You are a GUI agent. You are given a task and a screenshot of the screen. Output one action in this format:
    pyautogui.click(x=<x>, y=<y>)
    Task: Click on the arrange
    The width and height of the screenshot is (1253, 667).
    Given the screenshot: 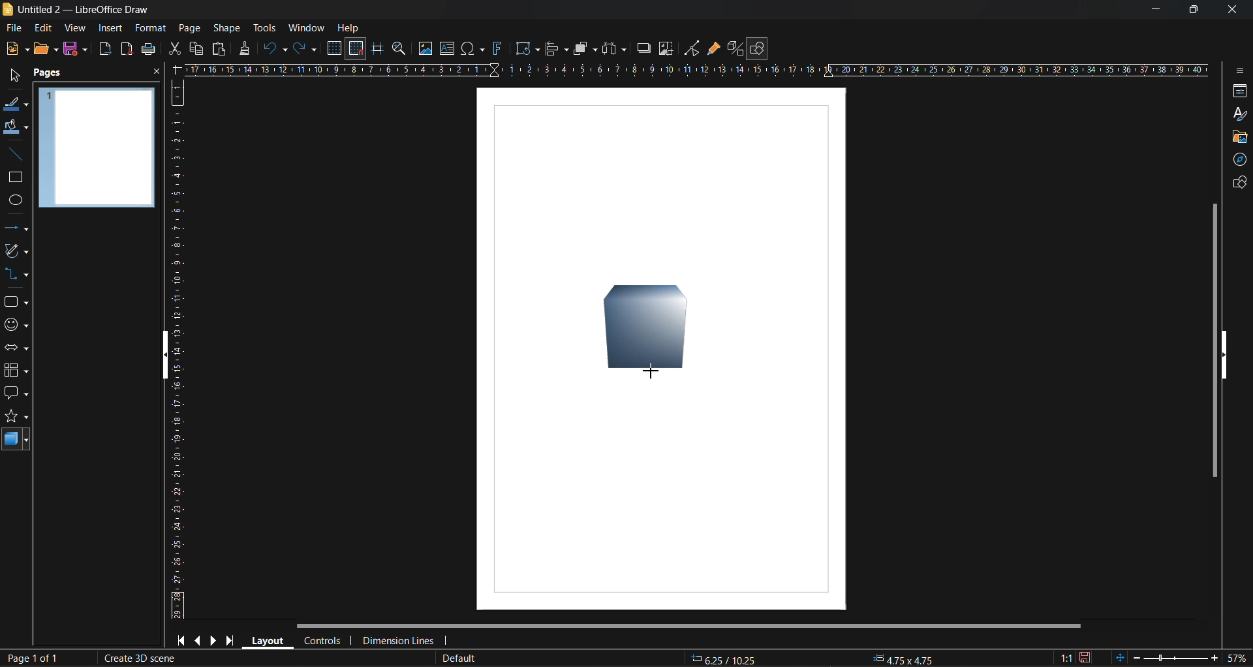 What is the action you would take?
    pyautogui.click(x=583, y=48)
    